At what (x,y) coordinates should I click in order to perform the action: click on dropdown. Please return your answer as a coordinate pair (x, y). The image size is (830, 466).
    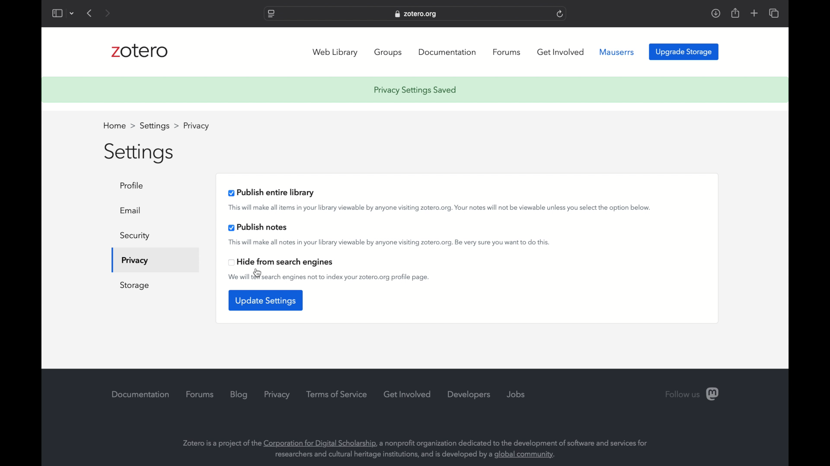
    Looking at the image, I should click on (73, 13).